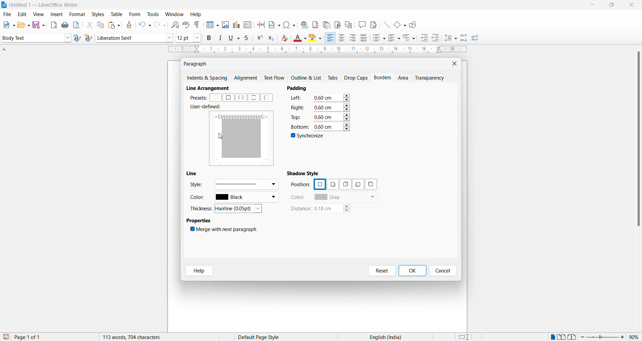  I want to click on close, so click(633, 5).